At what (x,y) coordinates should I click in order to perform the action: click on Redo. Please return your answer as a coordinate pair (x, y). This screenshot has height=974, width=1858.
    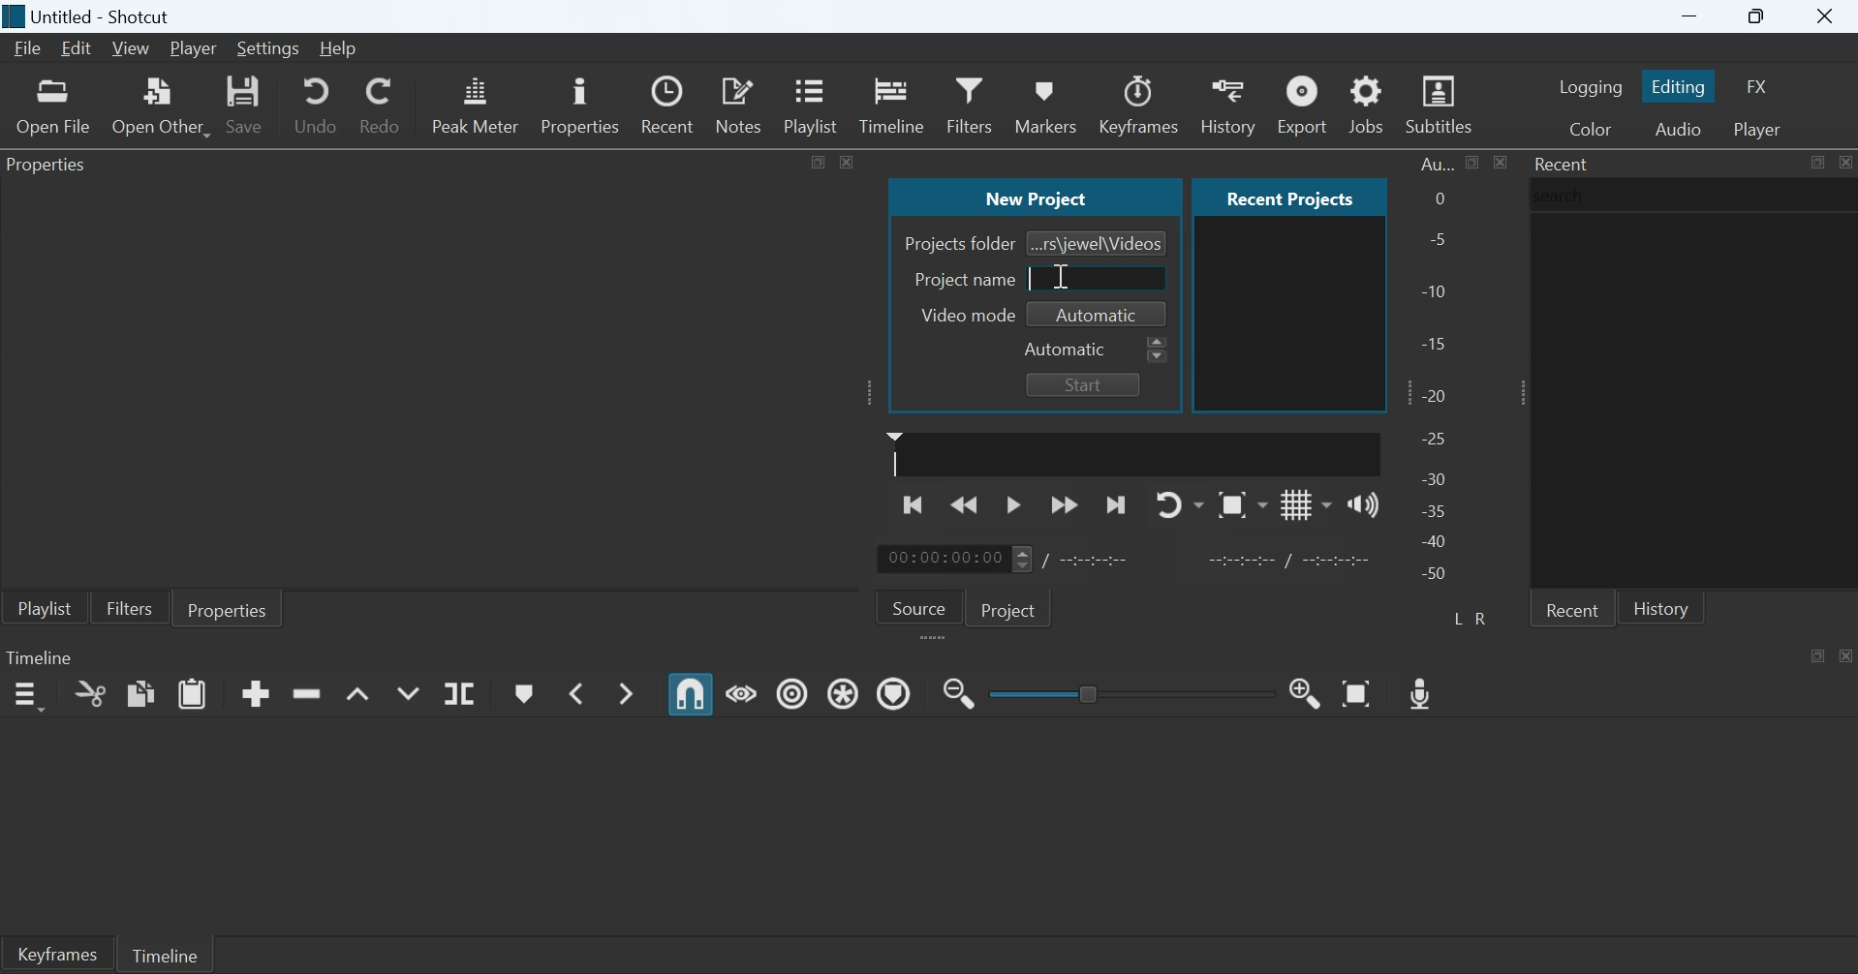
    Looking at the image, I should click on (379, 102).